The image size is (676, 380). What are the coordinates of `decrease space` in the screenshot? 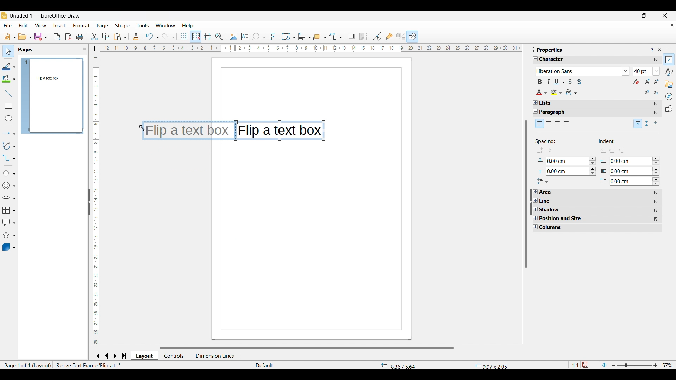 It's located at (549, 150).